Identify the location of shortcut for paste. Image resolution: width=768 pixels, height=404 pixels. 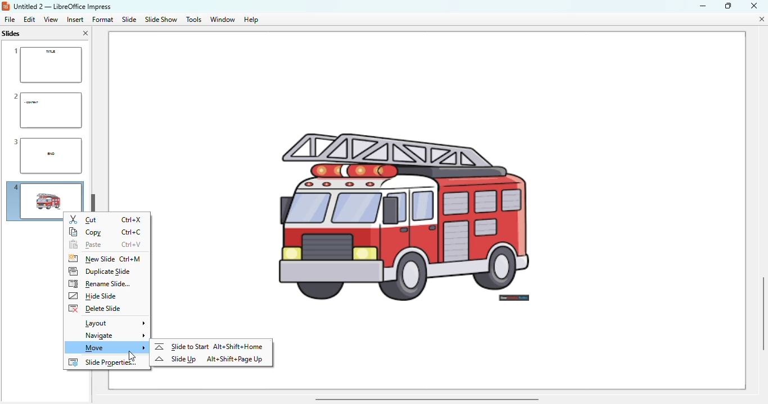
(132, 245).